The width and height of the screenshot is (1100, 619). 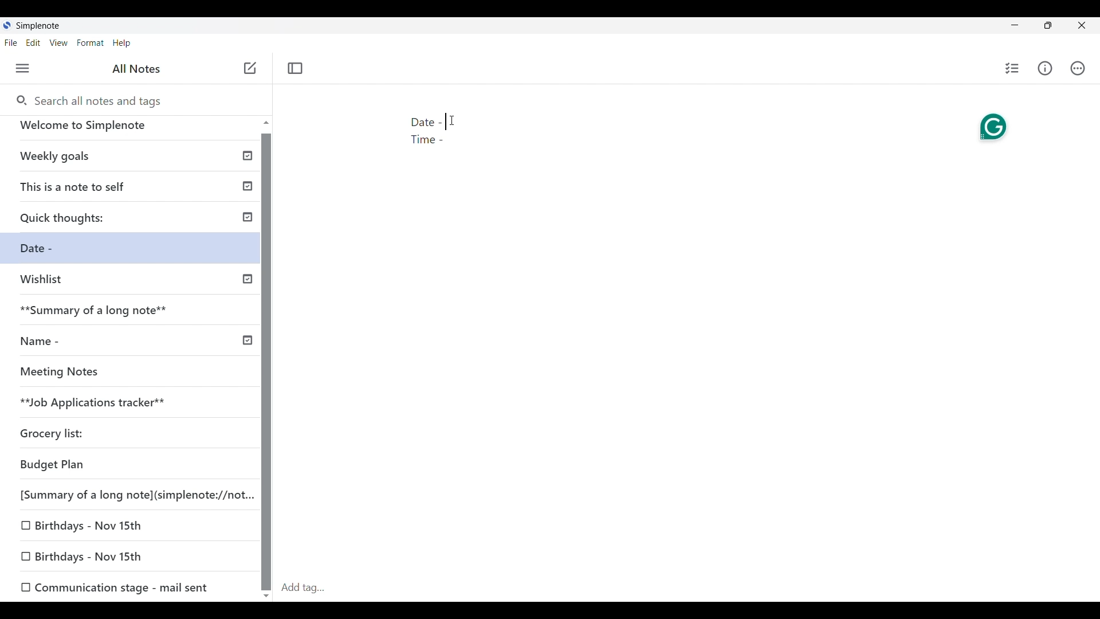 What do you see at coordinates (123, 465) in the screenshot?
I see `date` at bounding box center [123, 465].